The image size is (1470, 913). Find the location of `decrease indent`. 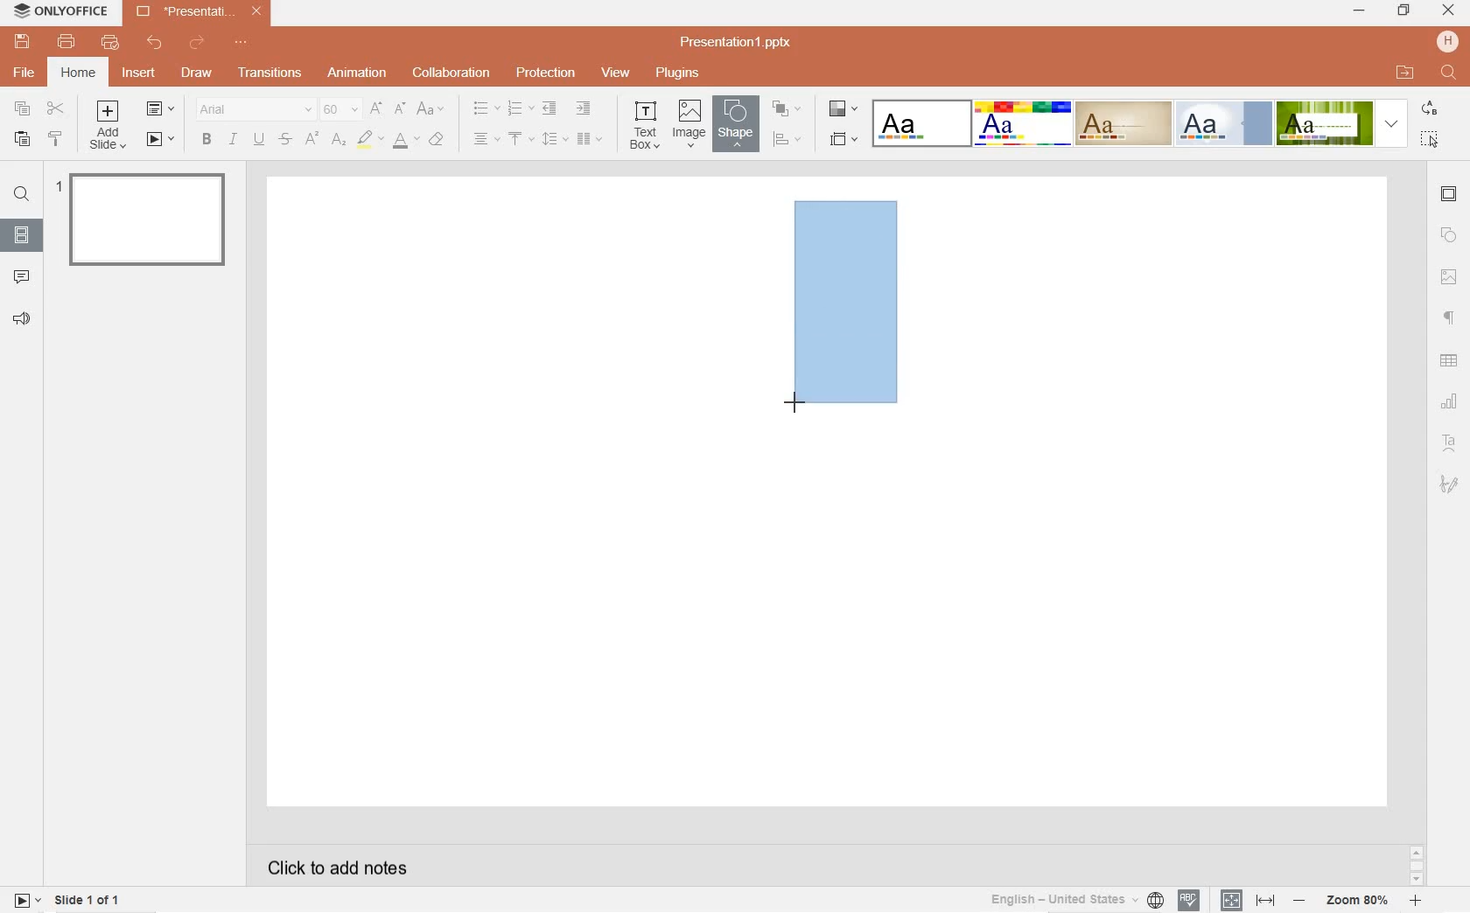

decrease indent is located at coordinates (548, 109).